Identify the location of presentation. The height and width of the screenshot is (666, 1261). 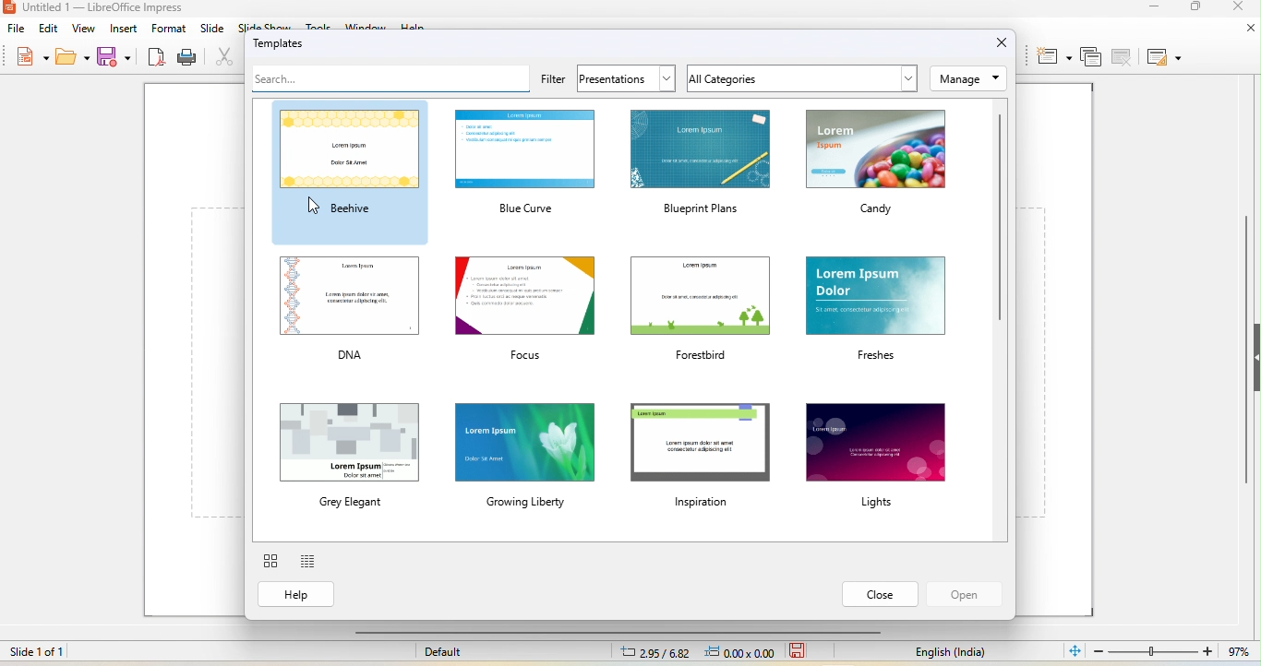
(625, 78).